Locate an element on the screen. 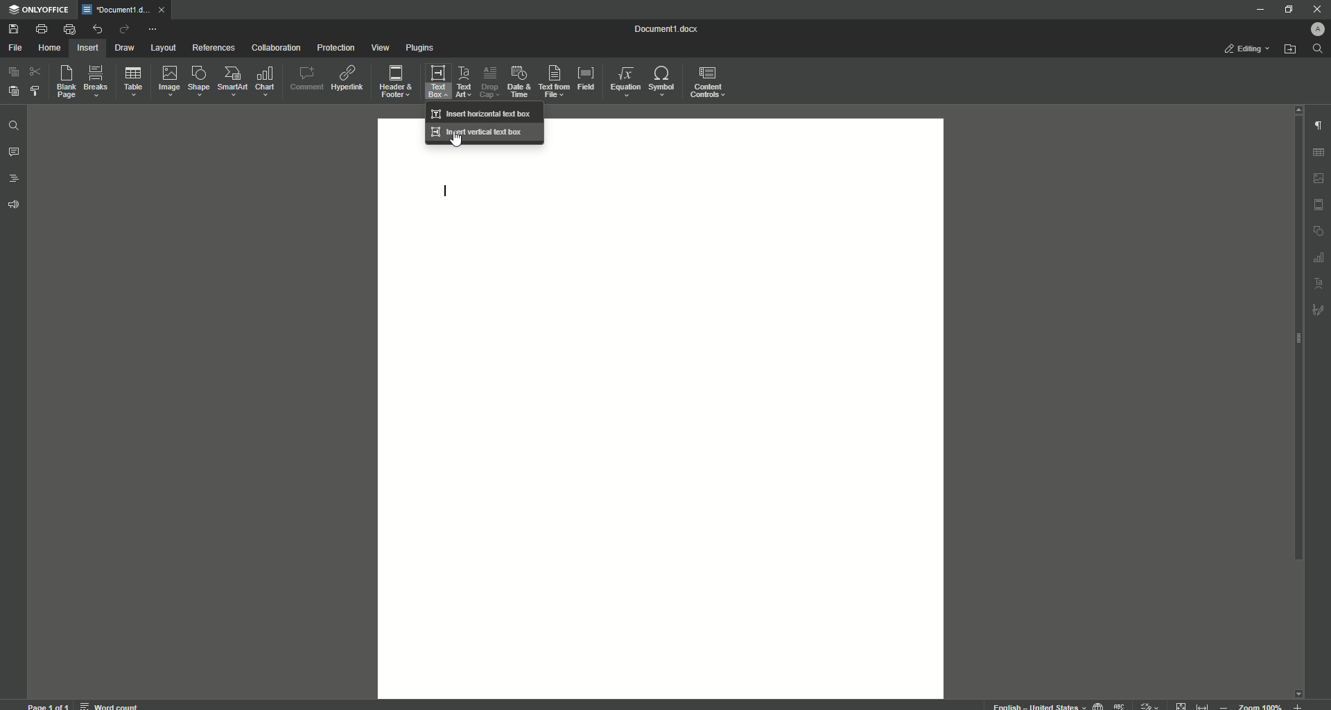 Image resolution: width=1331 pixels, height=710 pixels. Find is located at coordinates (13, 127).